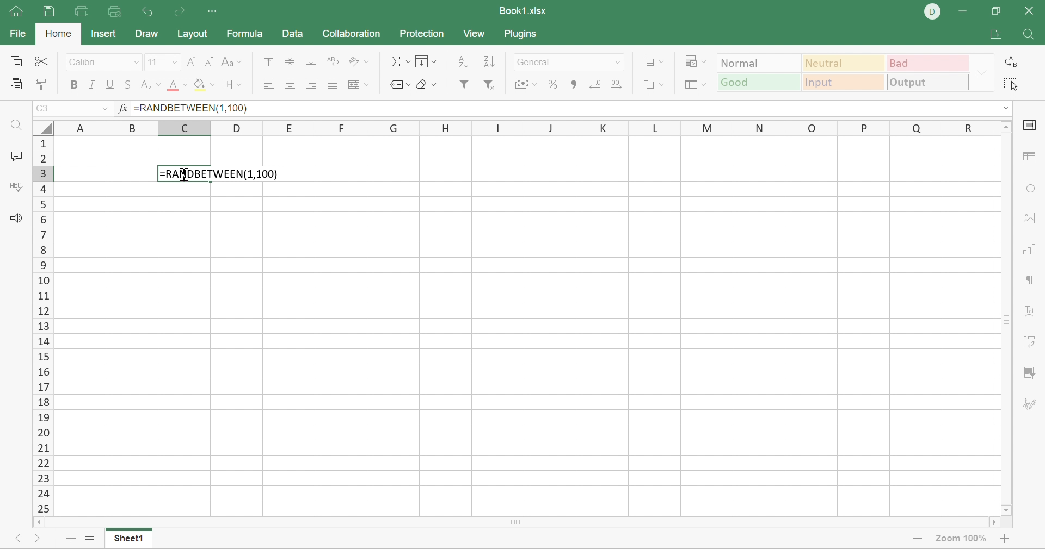 The width and height of the screenshot is (1045, 549). Describe the element at coordinates (44, 109) in the screenshot. I see `C3` at that location.